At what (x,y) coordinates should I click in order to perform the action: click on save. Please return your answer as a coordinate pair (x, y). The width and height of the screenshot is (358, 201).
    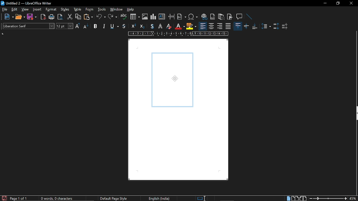
    Looking at the image, I should click on (31, 17).